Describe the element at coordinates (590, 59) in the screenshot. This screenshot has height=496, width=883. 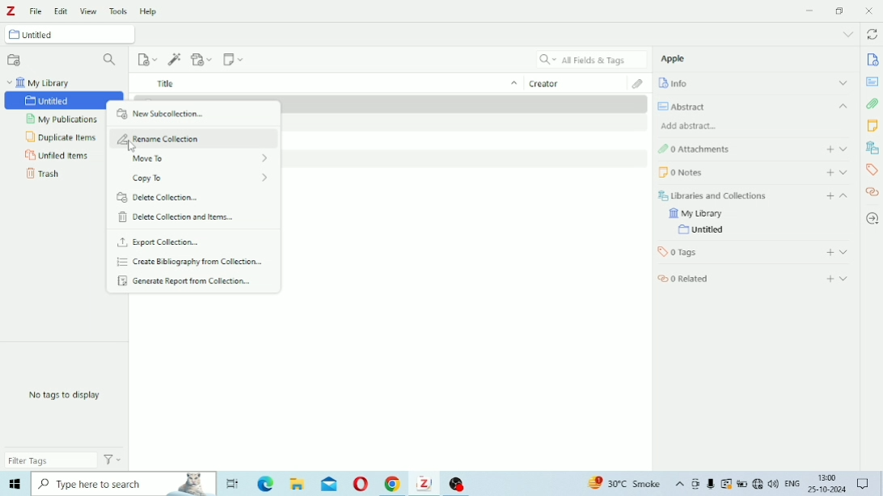
I see `All Fields & Tags` at that location.